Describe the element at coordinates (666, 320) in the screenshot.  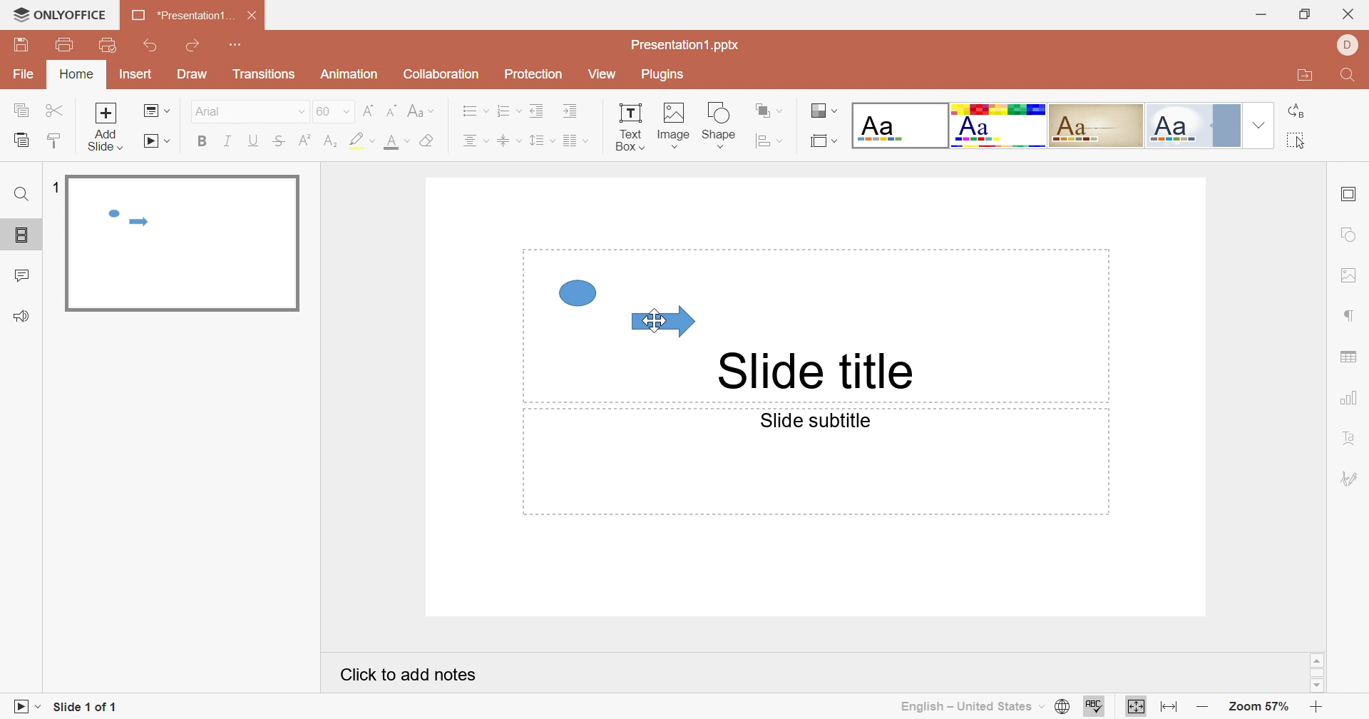
I see `Arrow` at that location.